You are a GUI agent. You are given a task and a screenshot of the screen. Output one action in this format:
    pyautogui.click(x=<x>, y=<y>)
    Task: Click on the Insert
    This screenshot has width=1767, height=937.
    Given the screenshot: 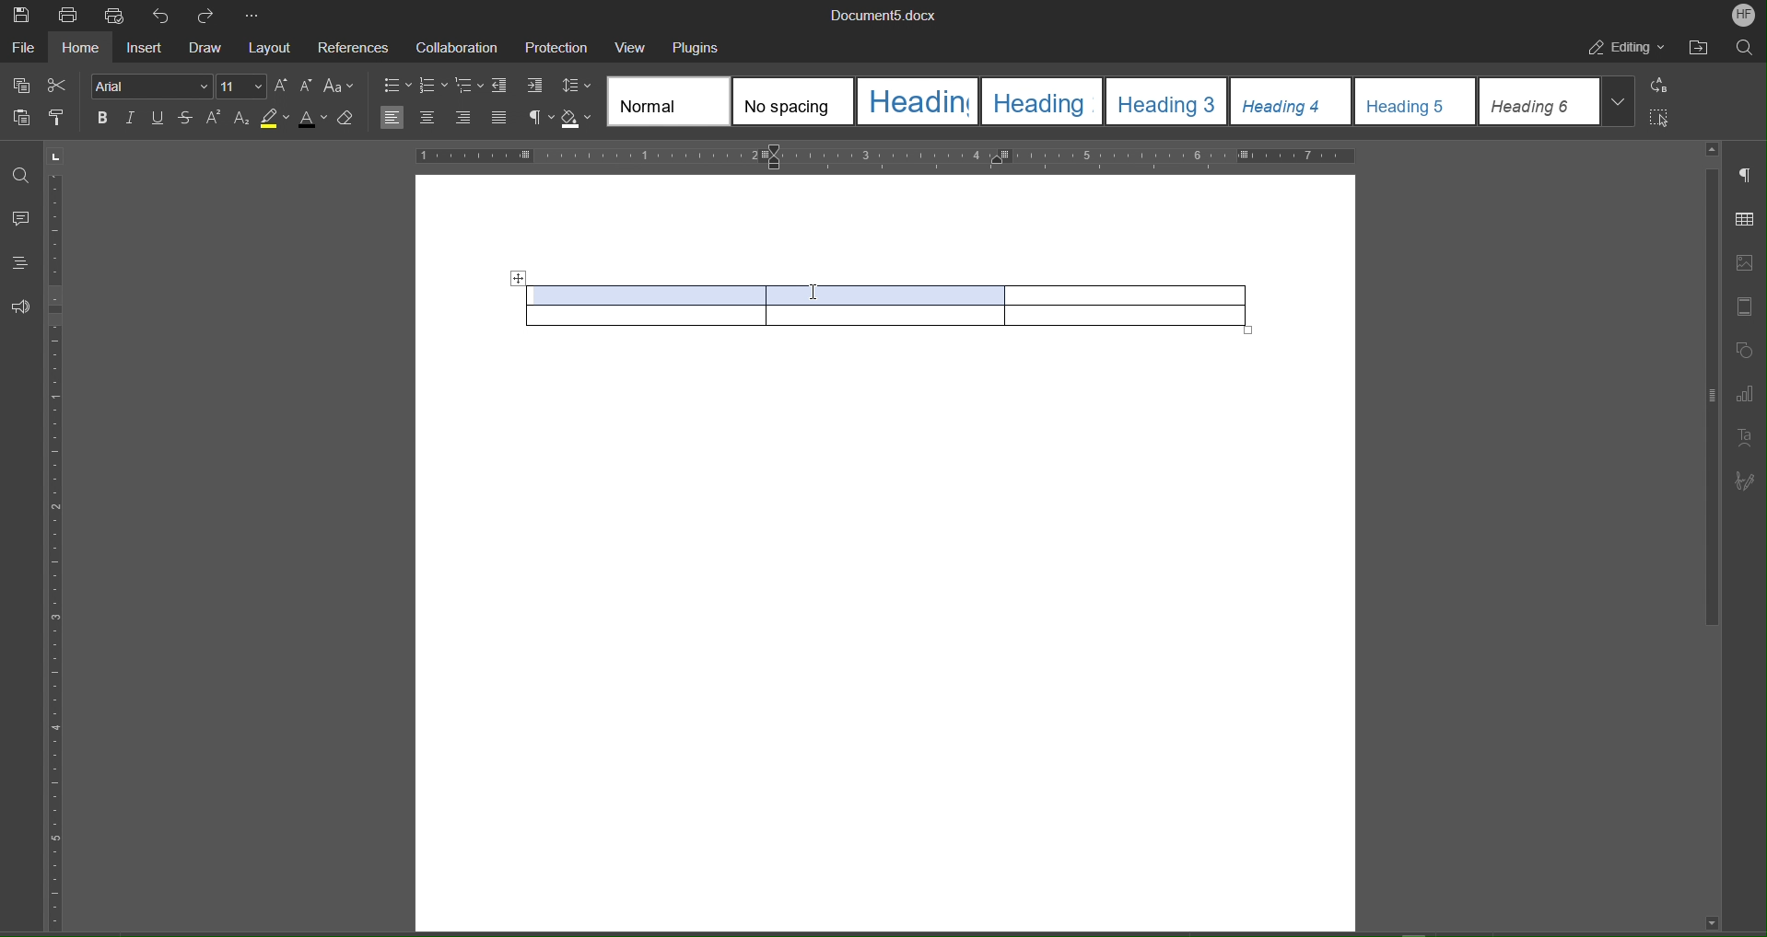 What is the action you would take?
    pyautogui.click(x=148, y=50)
    